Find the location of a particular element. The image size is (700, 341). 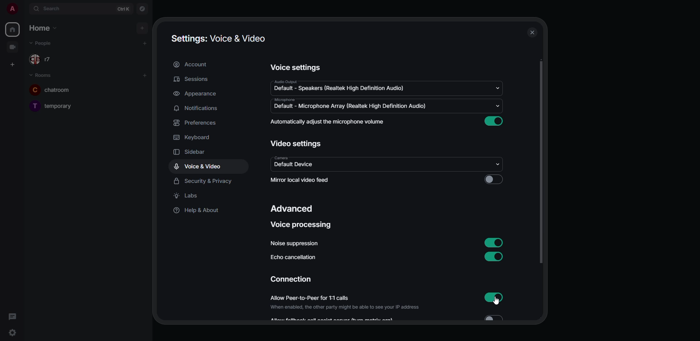

echo cancellation is located at coordinates (294, 258).